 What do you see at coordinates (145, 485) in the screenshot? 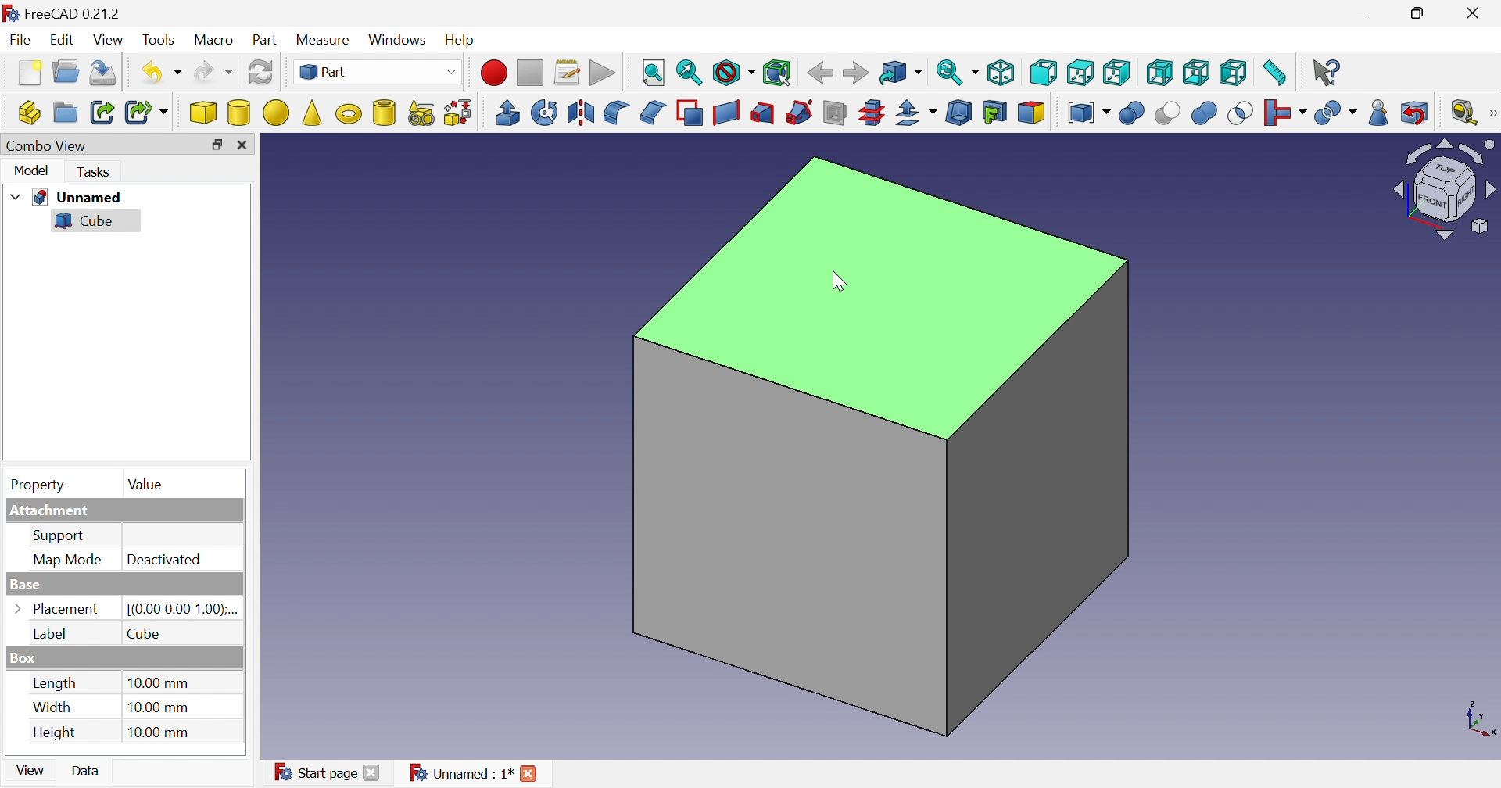
I see `Value` at bounding box center [145, 485].